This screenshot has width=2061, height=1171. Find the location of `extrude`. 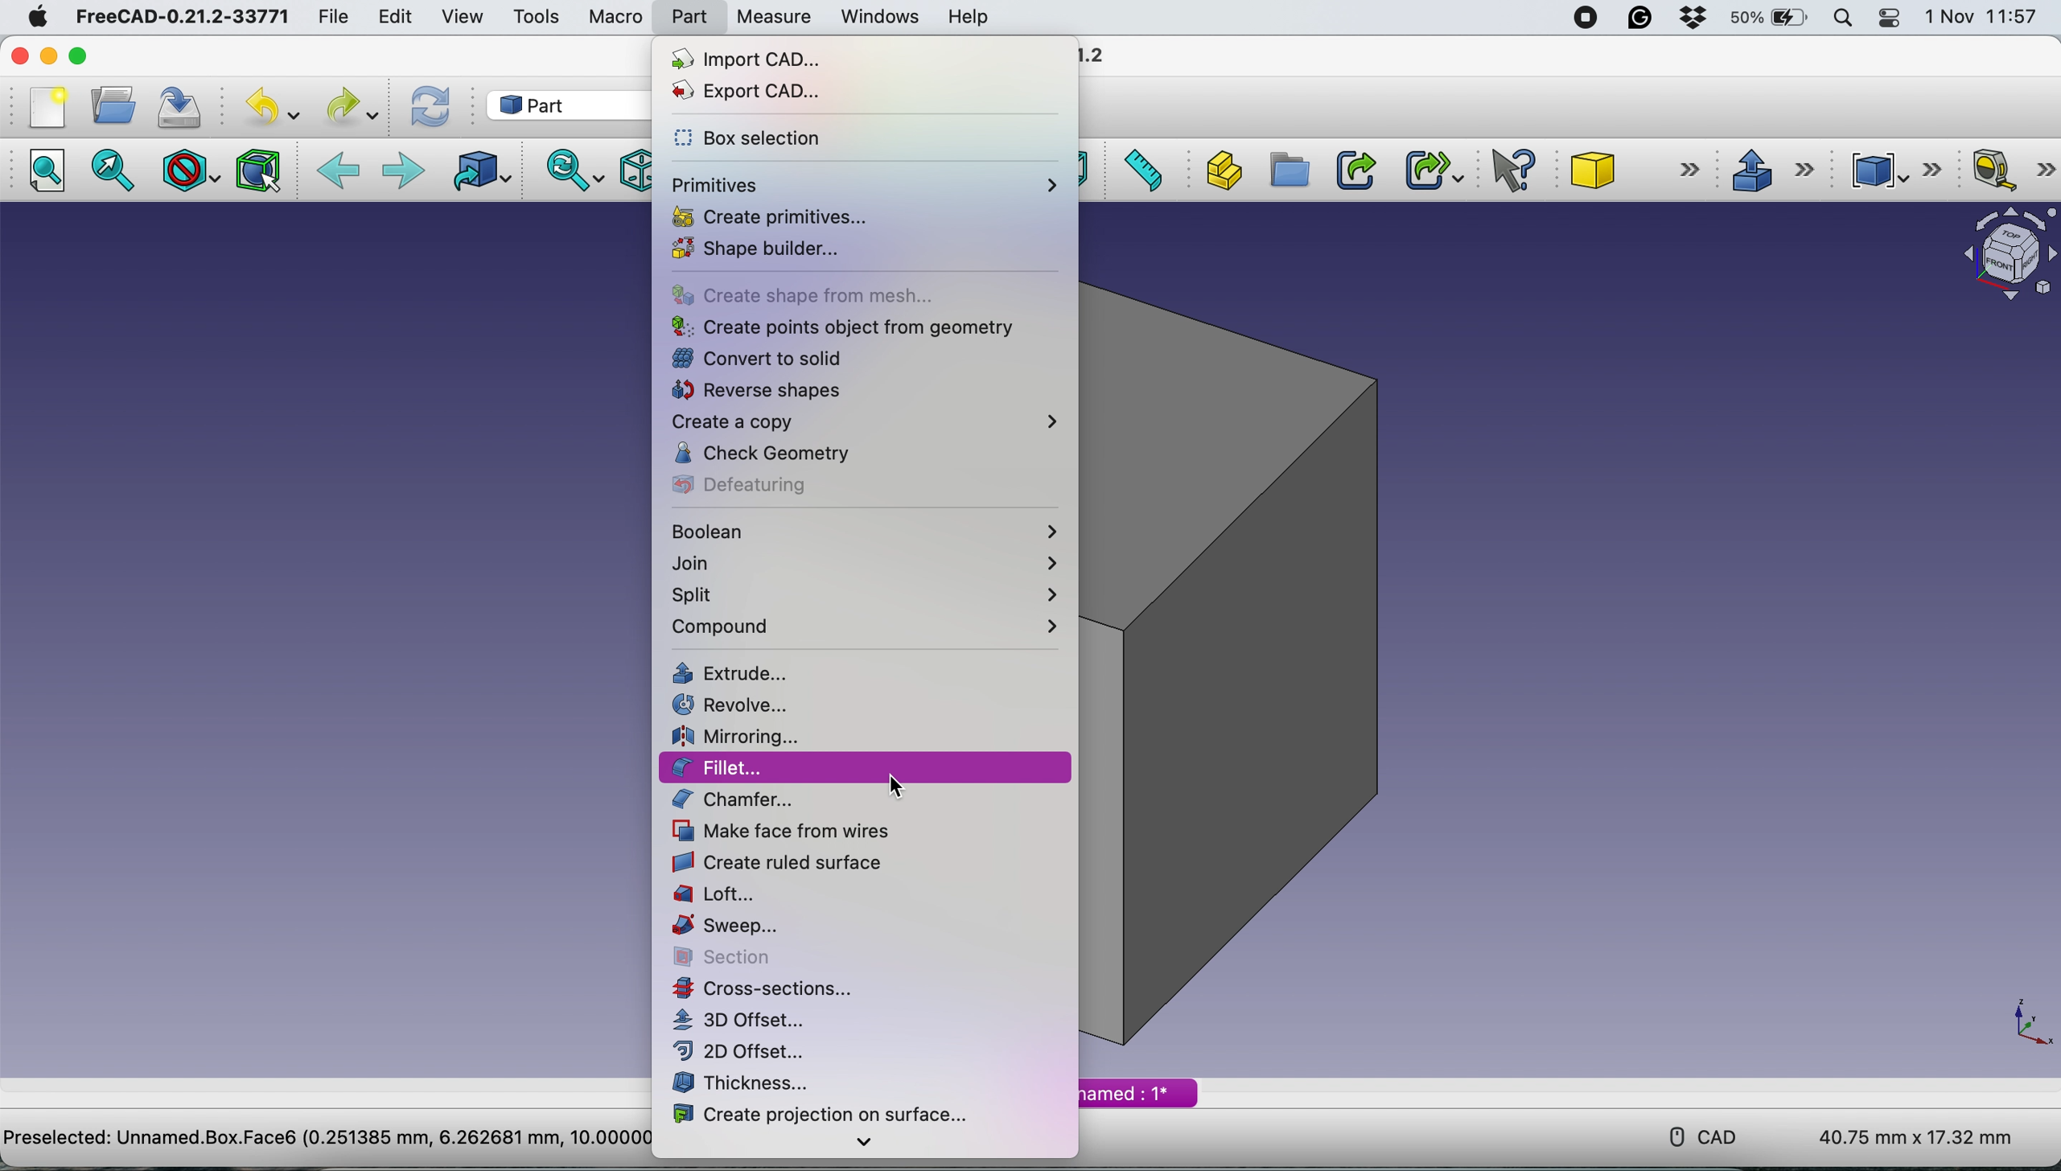

extrude is located at coordinates (1767, 167).